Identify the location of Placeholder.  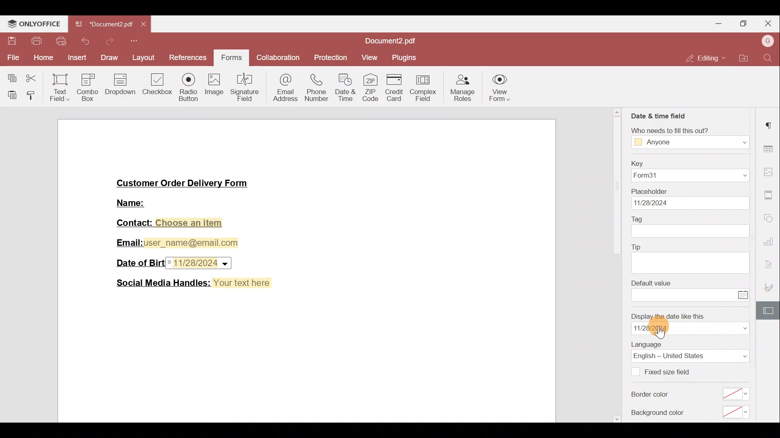
(650, 191).